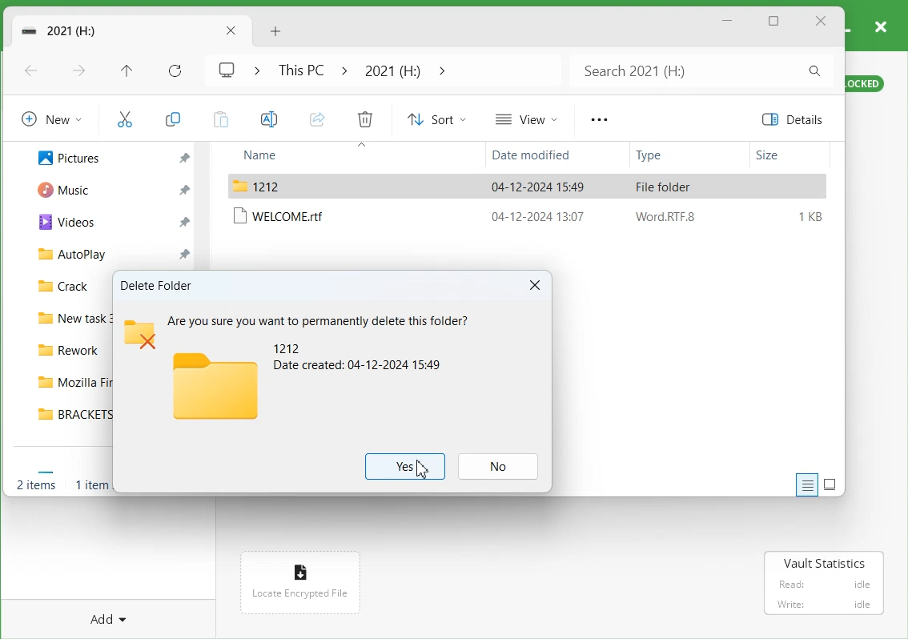 The width and height of the screenshot is (908, 639). Describe the element at coordinates (183, 220) in the screenshot. I see `Pin a file` at that location.